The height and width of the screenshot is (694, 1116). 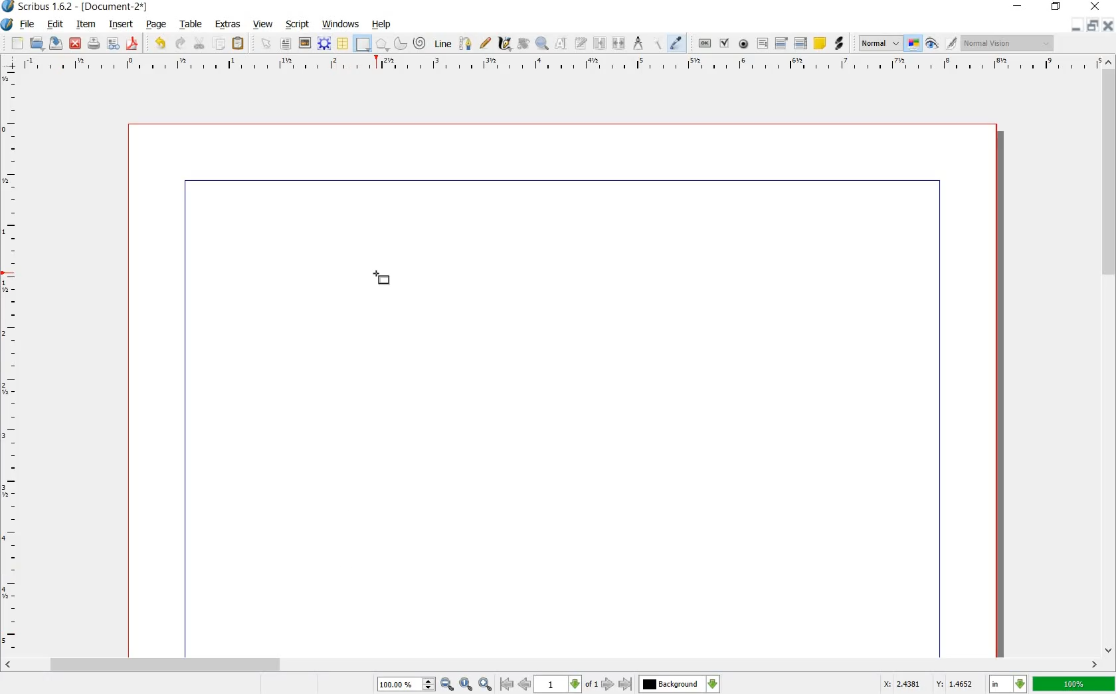 I want to click on select the current layer, so click(x=680, y=684).